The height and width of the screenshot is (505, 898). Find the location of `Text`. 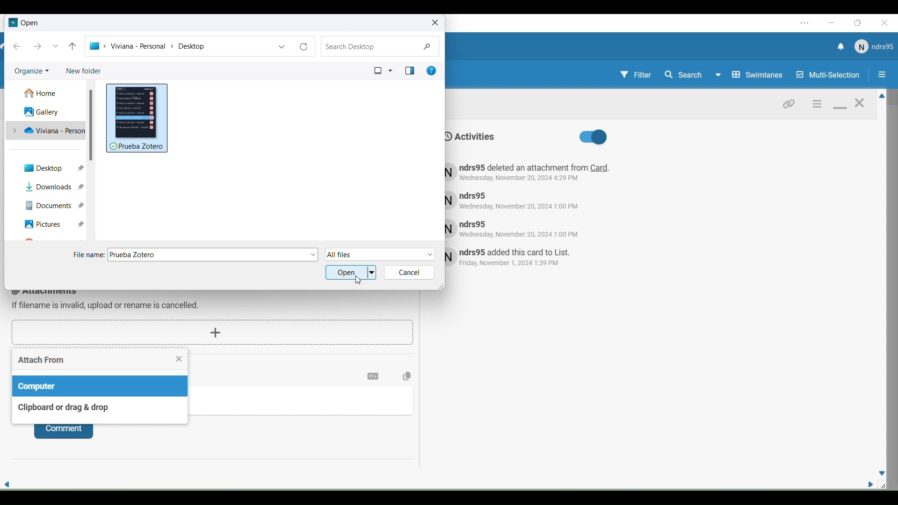

Text is located at coordinates (520, 200).